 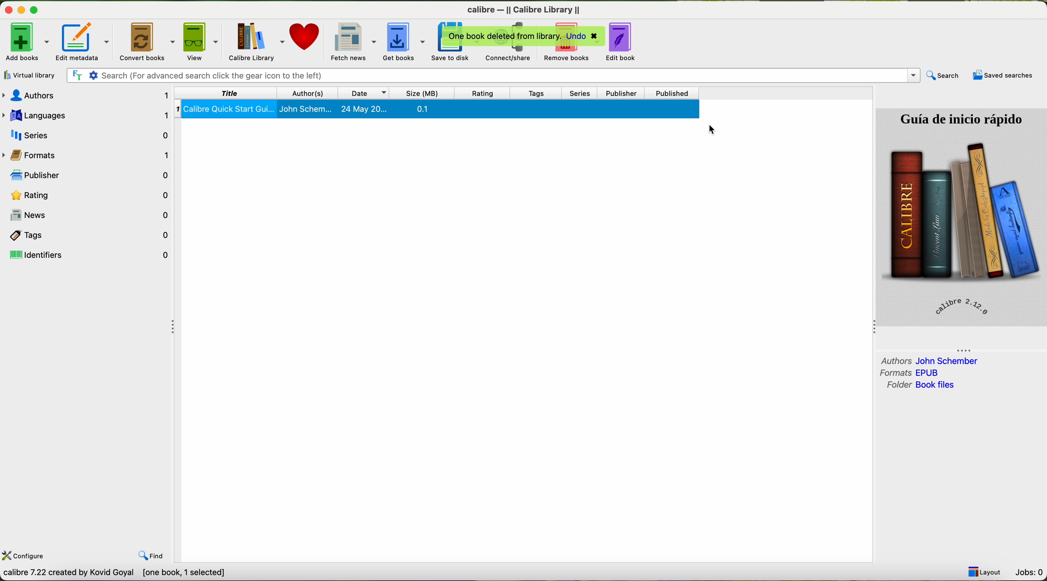 I want to click on saved searches, so click(x=1002, y=75).